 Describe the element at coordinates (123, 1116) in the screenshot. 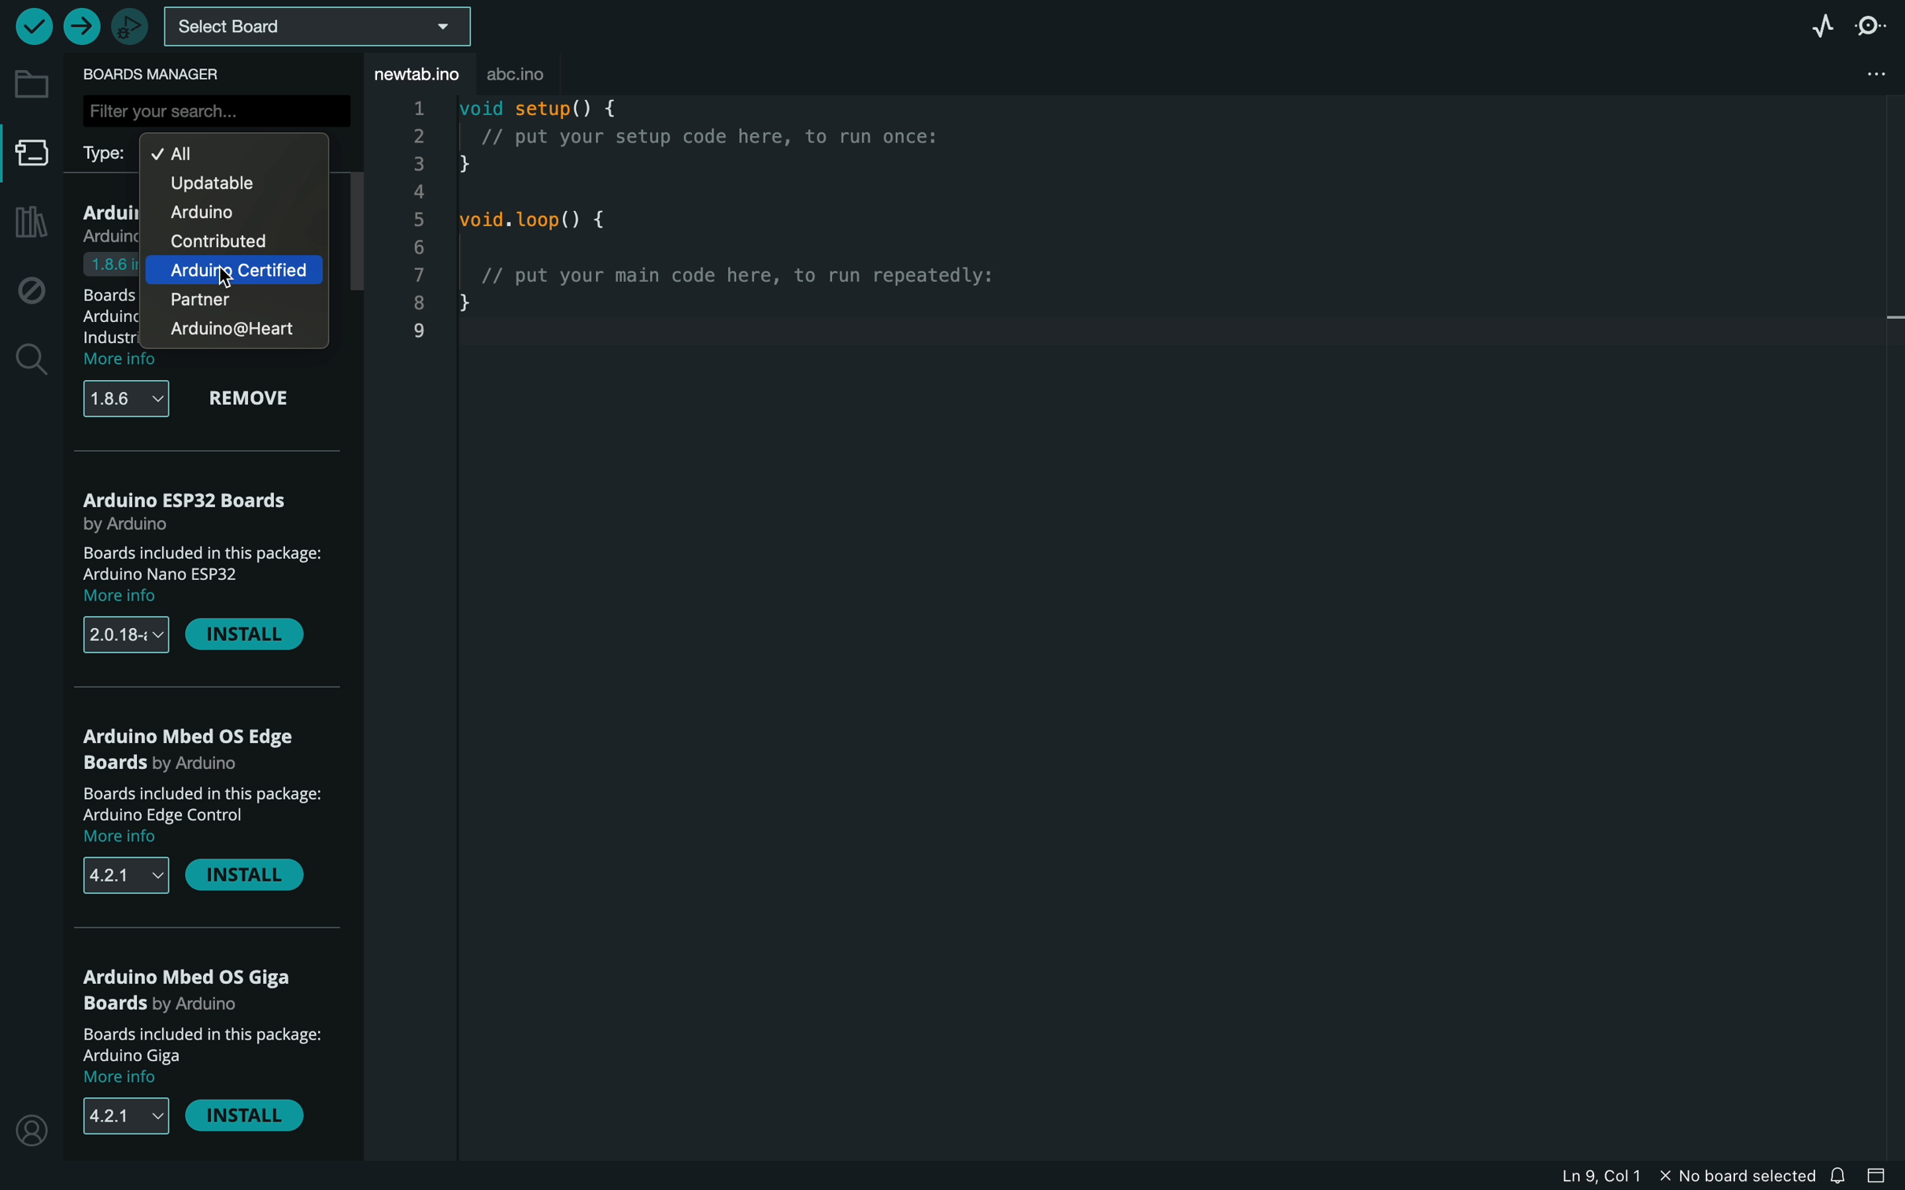

I see `versions` at that location.